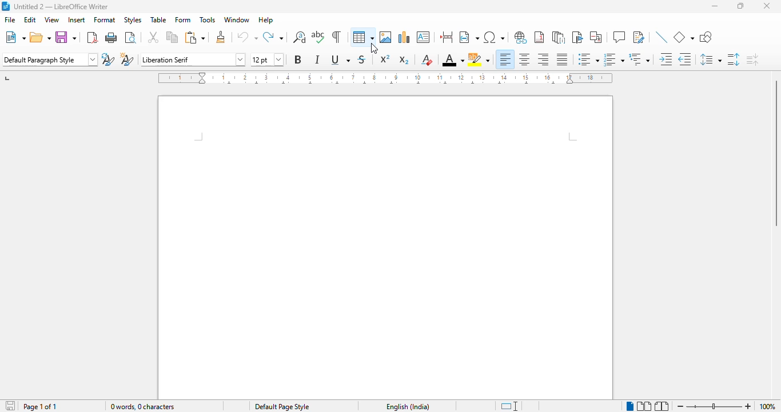 The width and height of the screenshot is (781, 412). What do you see at coordinates (562, 60) in the screenshot?
I see `justified` at bounding box center [562, 60].